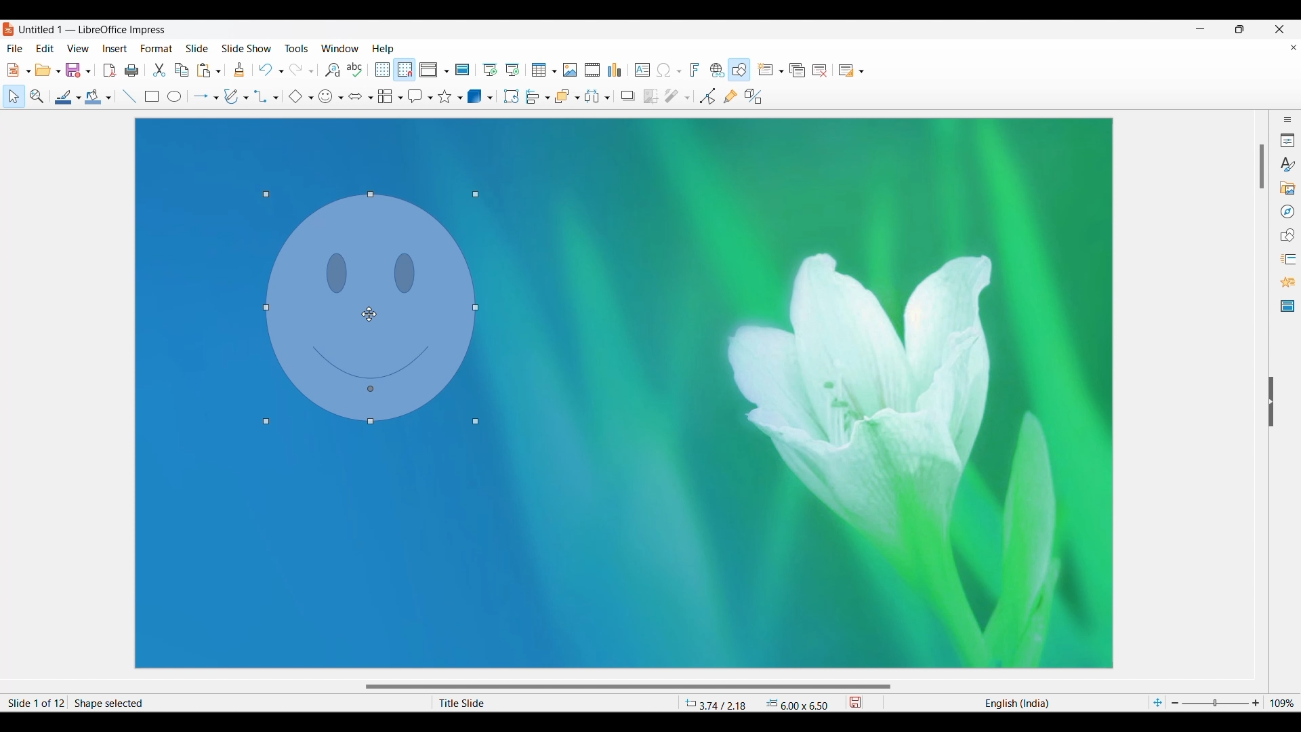 The image size is (1301, 732). I want to click on Master slides, so click(1287, 306).